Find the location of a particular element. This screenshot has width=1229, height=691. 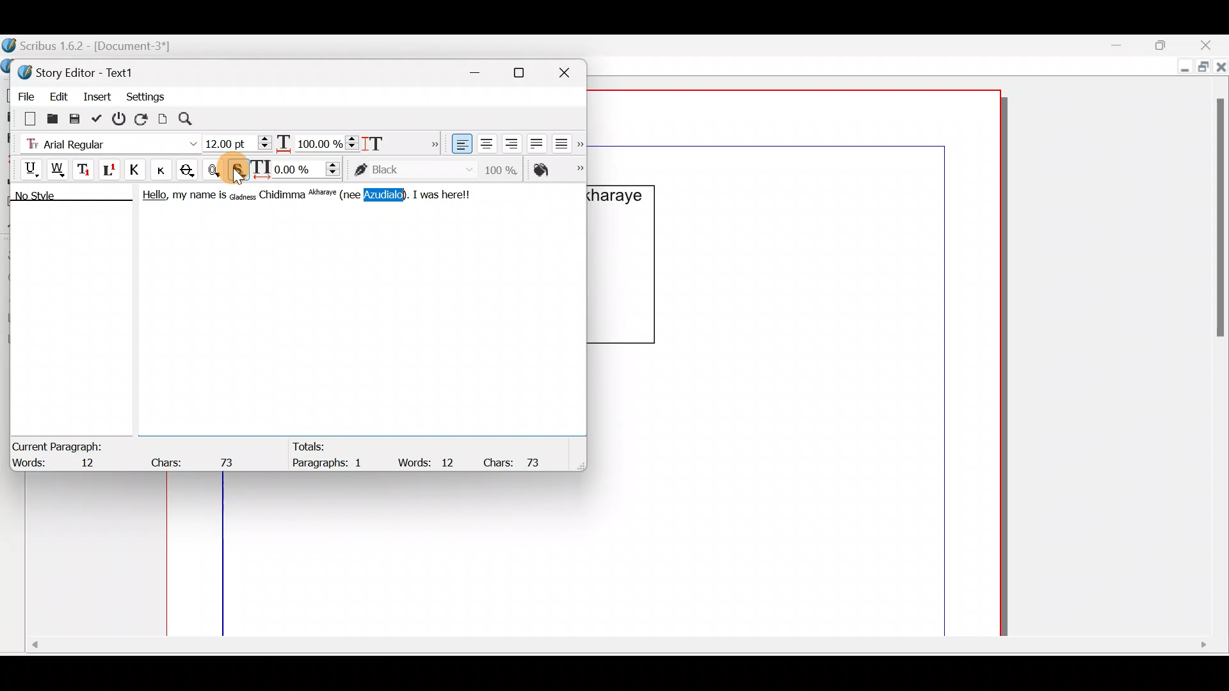

Insert  is located at coordinates (98, 95).